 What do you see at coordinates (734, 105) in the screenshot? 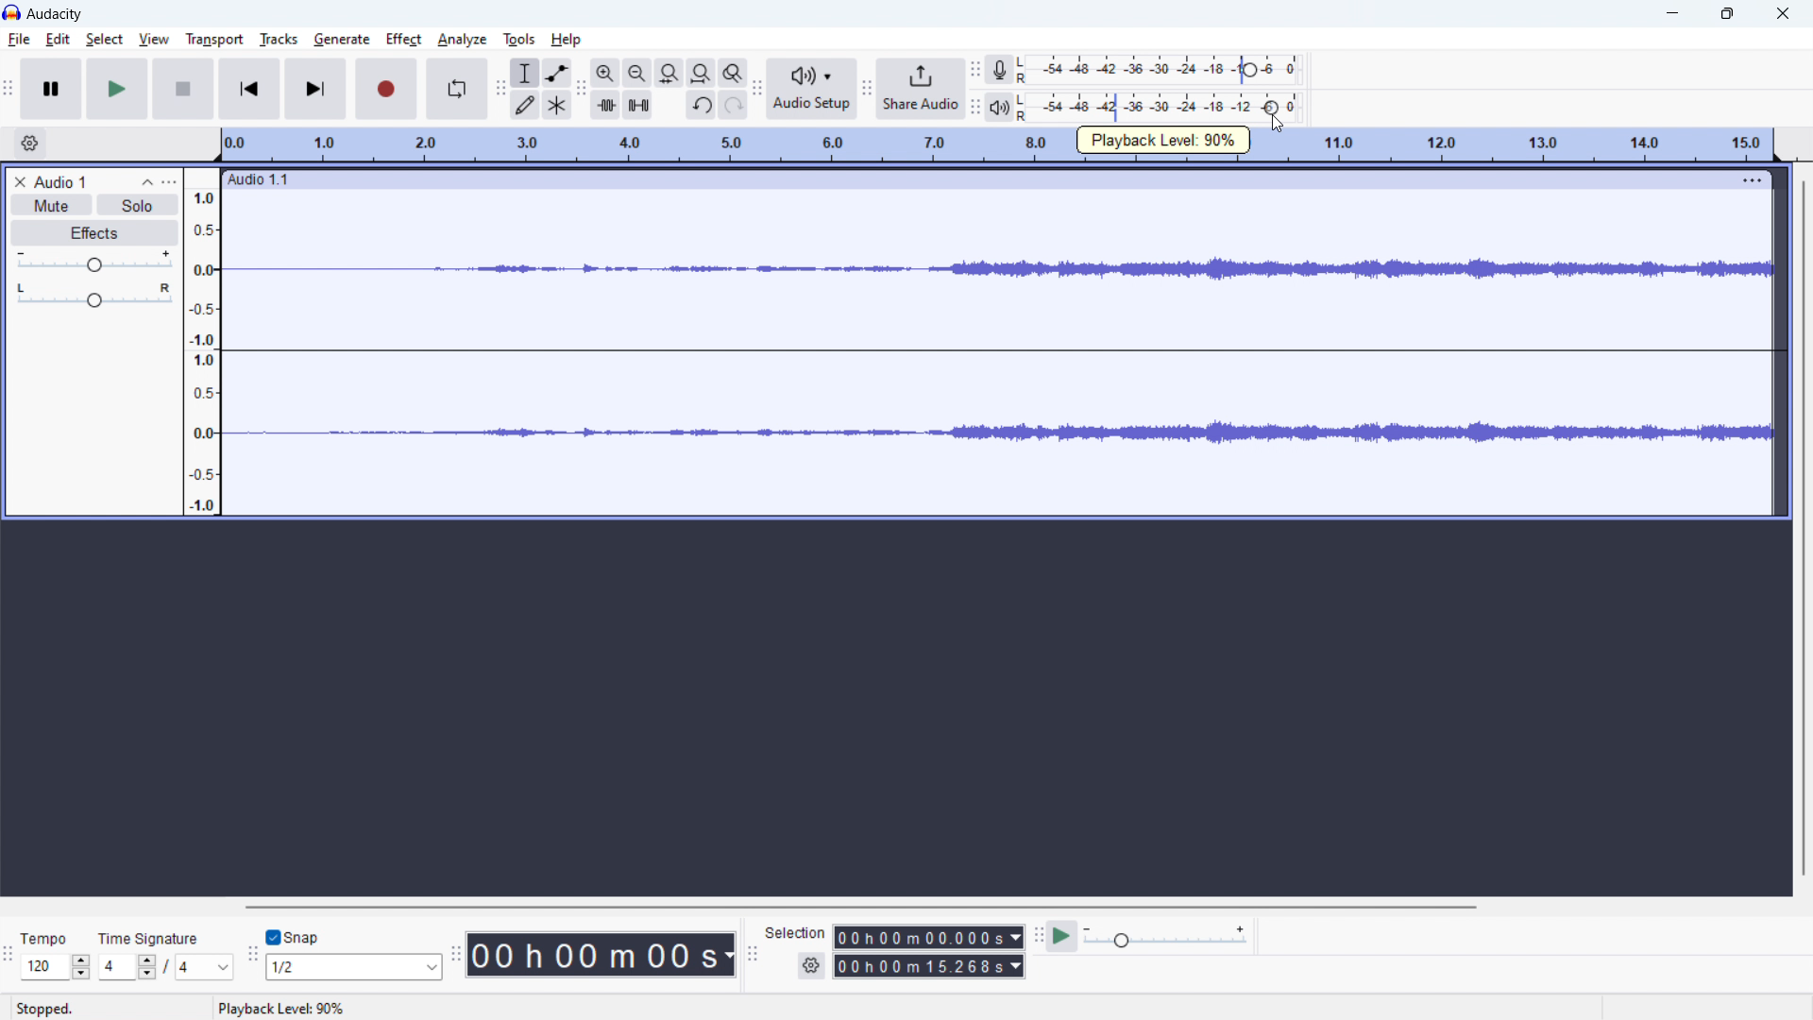
I see `redo` at bounding box center [734, 105].